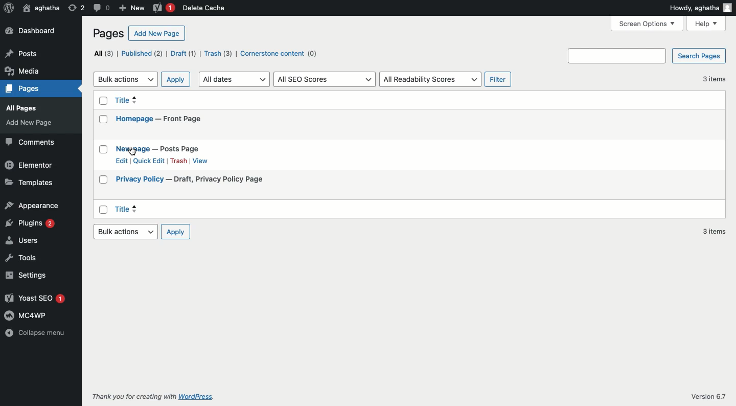  What do you see at coordinates (30, 165) in the screenshot?
I see `Elementor` at bounding box center [30, 165].